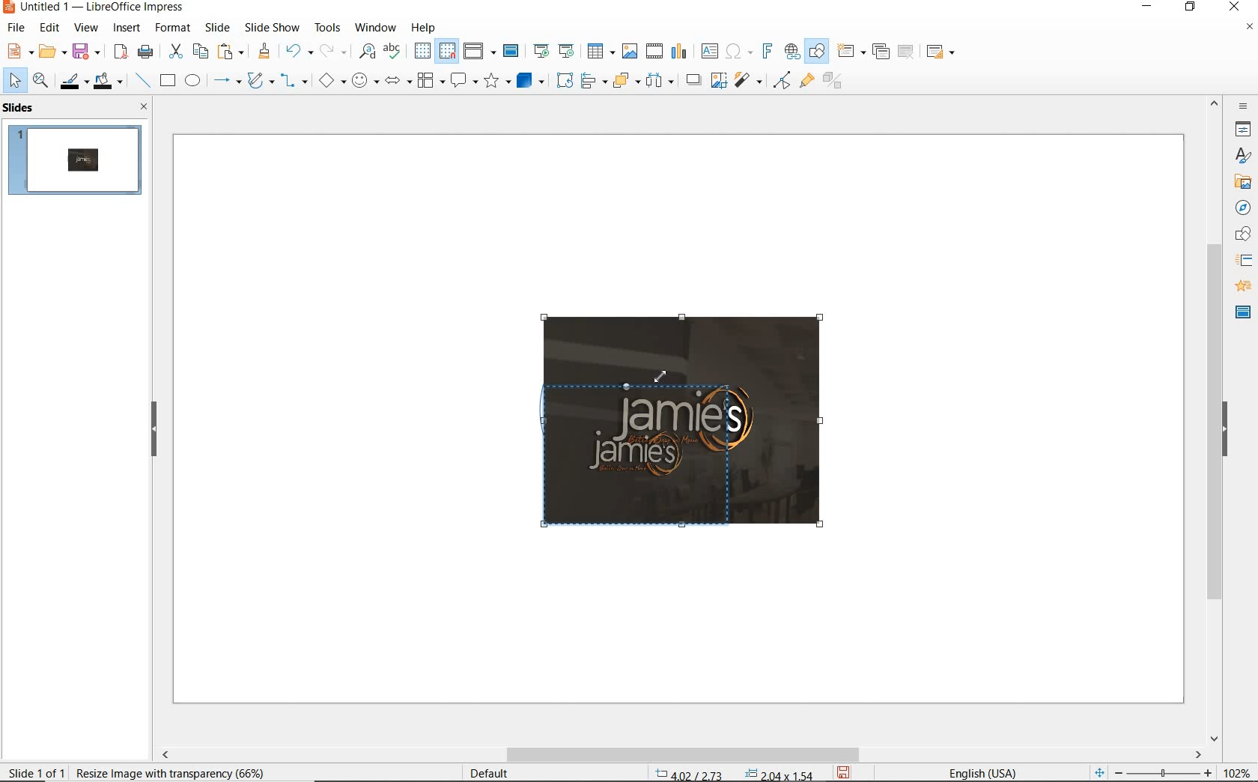 This screenshot has width=1258, height=782. Describe the element at coordinates (434, 51) in the screenshot. I see `display/snap grid` at that location.